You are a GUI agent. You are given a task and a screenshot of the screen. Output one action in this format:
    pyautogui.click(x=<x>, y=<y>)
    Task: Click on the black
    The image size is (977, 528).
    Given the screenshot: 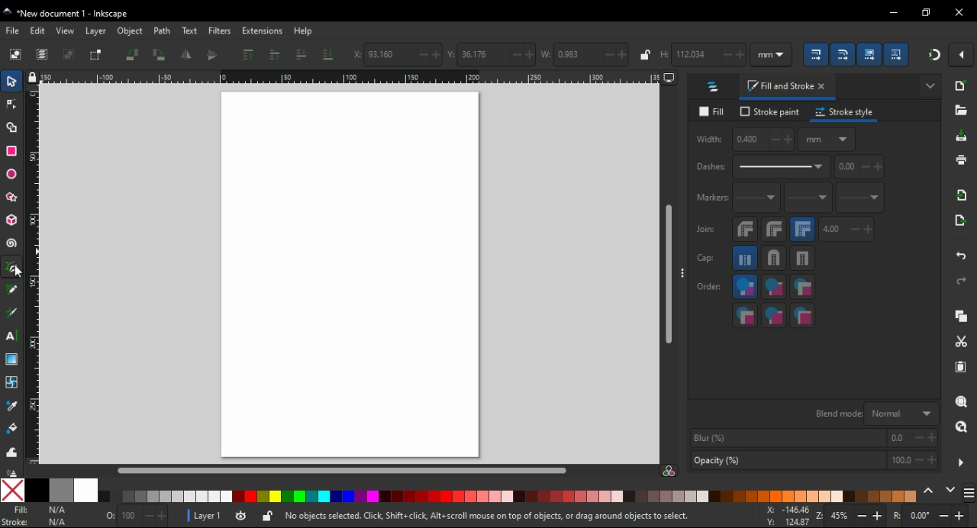 What is the action you would take?
    pyautogui.click(x=36, y=490)
    